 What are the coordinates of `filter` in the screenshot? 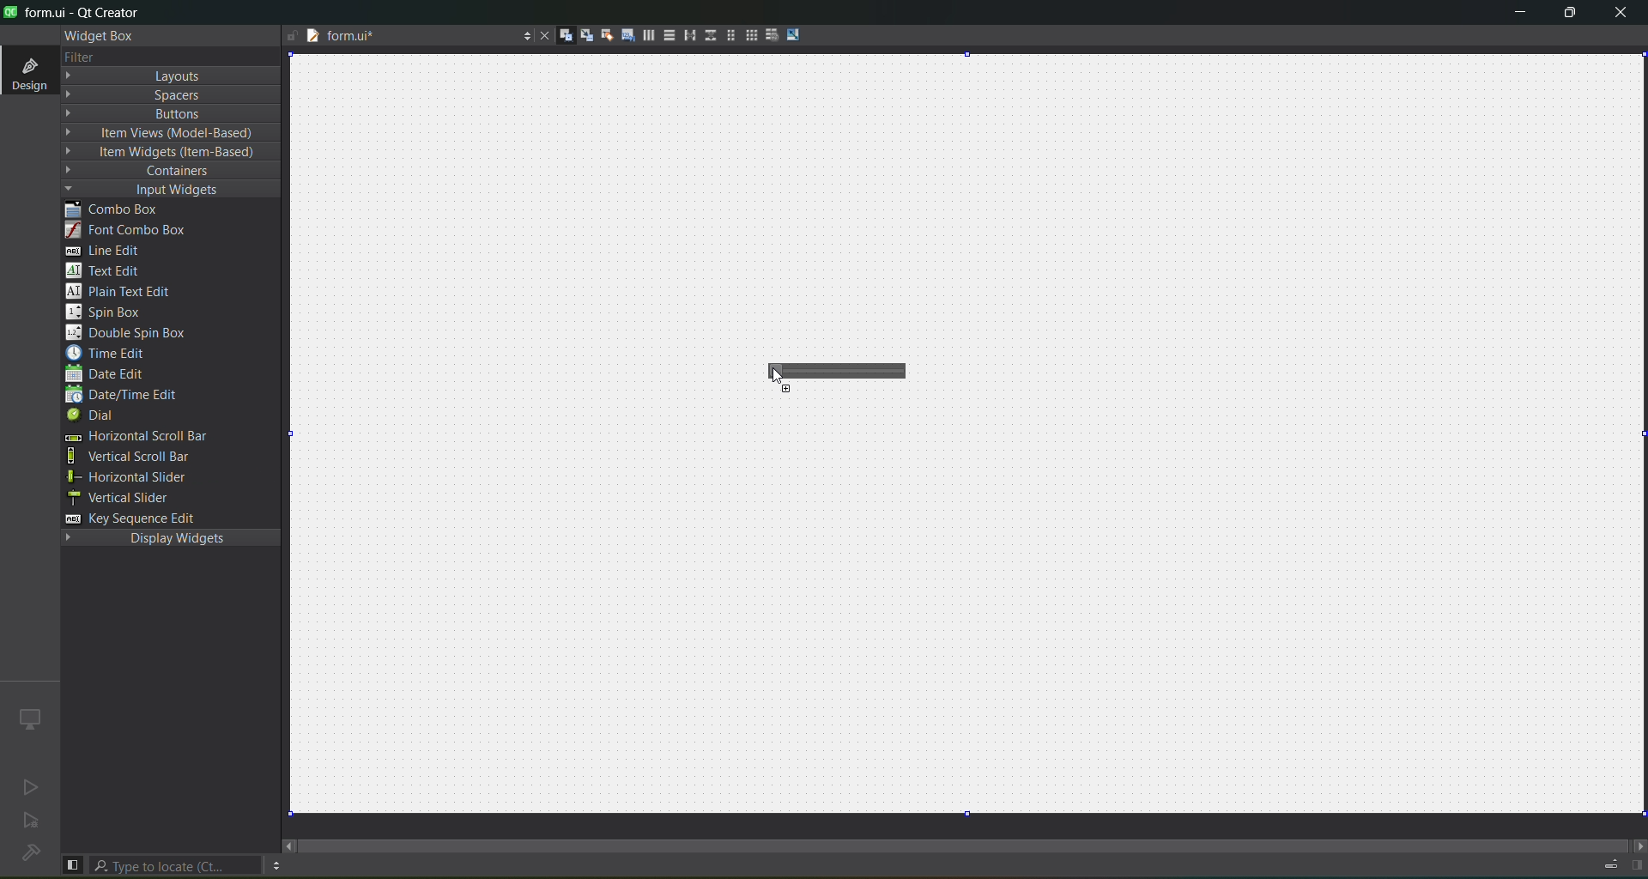 It's located at (76, 57).